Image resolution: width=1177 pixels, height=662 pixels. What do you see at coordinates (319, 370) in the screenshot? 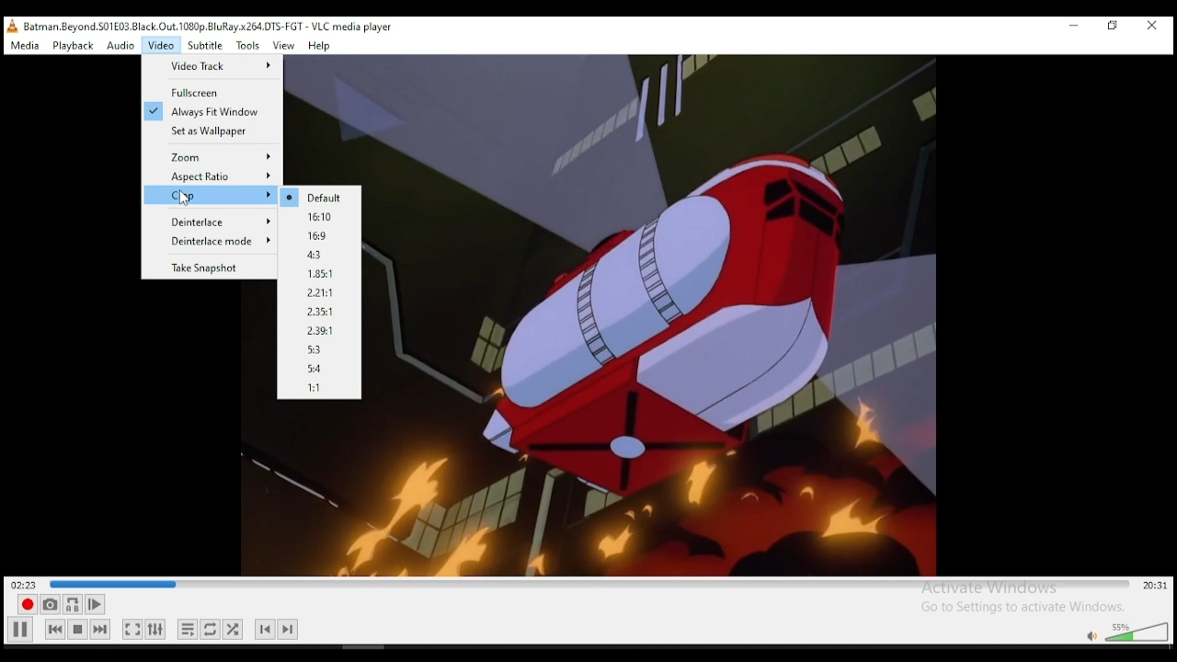
I see `5:4` at bounding box center [319, 370].